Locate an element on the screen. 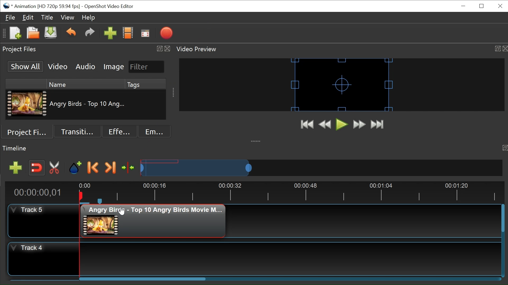 The height and width of the screenshot is (285, 508). Open Project is located at coordinates (33, 34).